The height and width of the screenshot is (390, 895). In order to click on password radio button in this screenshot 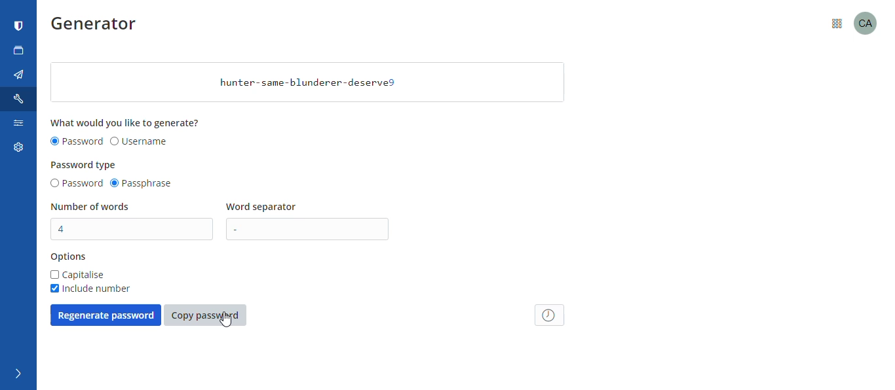, I will do `click(77, 142)`.